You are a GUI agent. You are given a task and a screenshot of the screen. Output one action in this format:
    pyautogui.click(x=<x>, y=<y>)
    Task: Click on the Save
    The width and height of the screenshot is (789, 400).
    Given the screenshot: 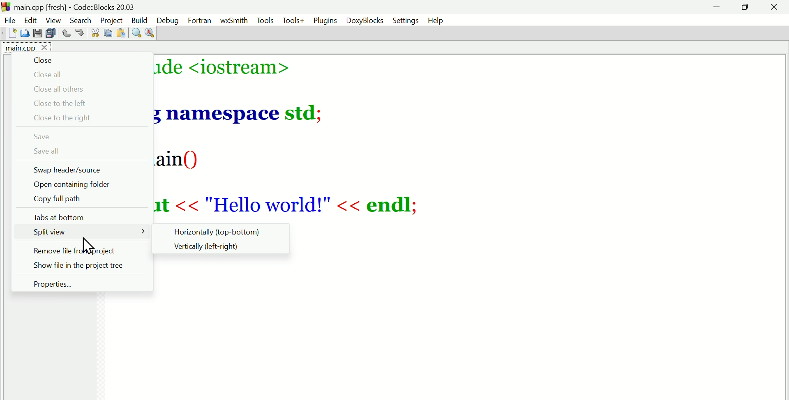 What is the action you would take?
    pyautogui.click(x=37, y=33)
    